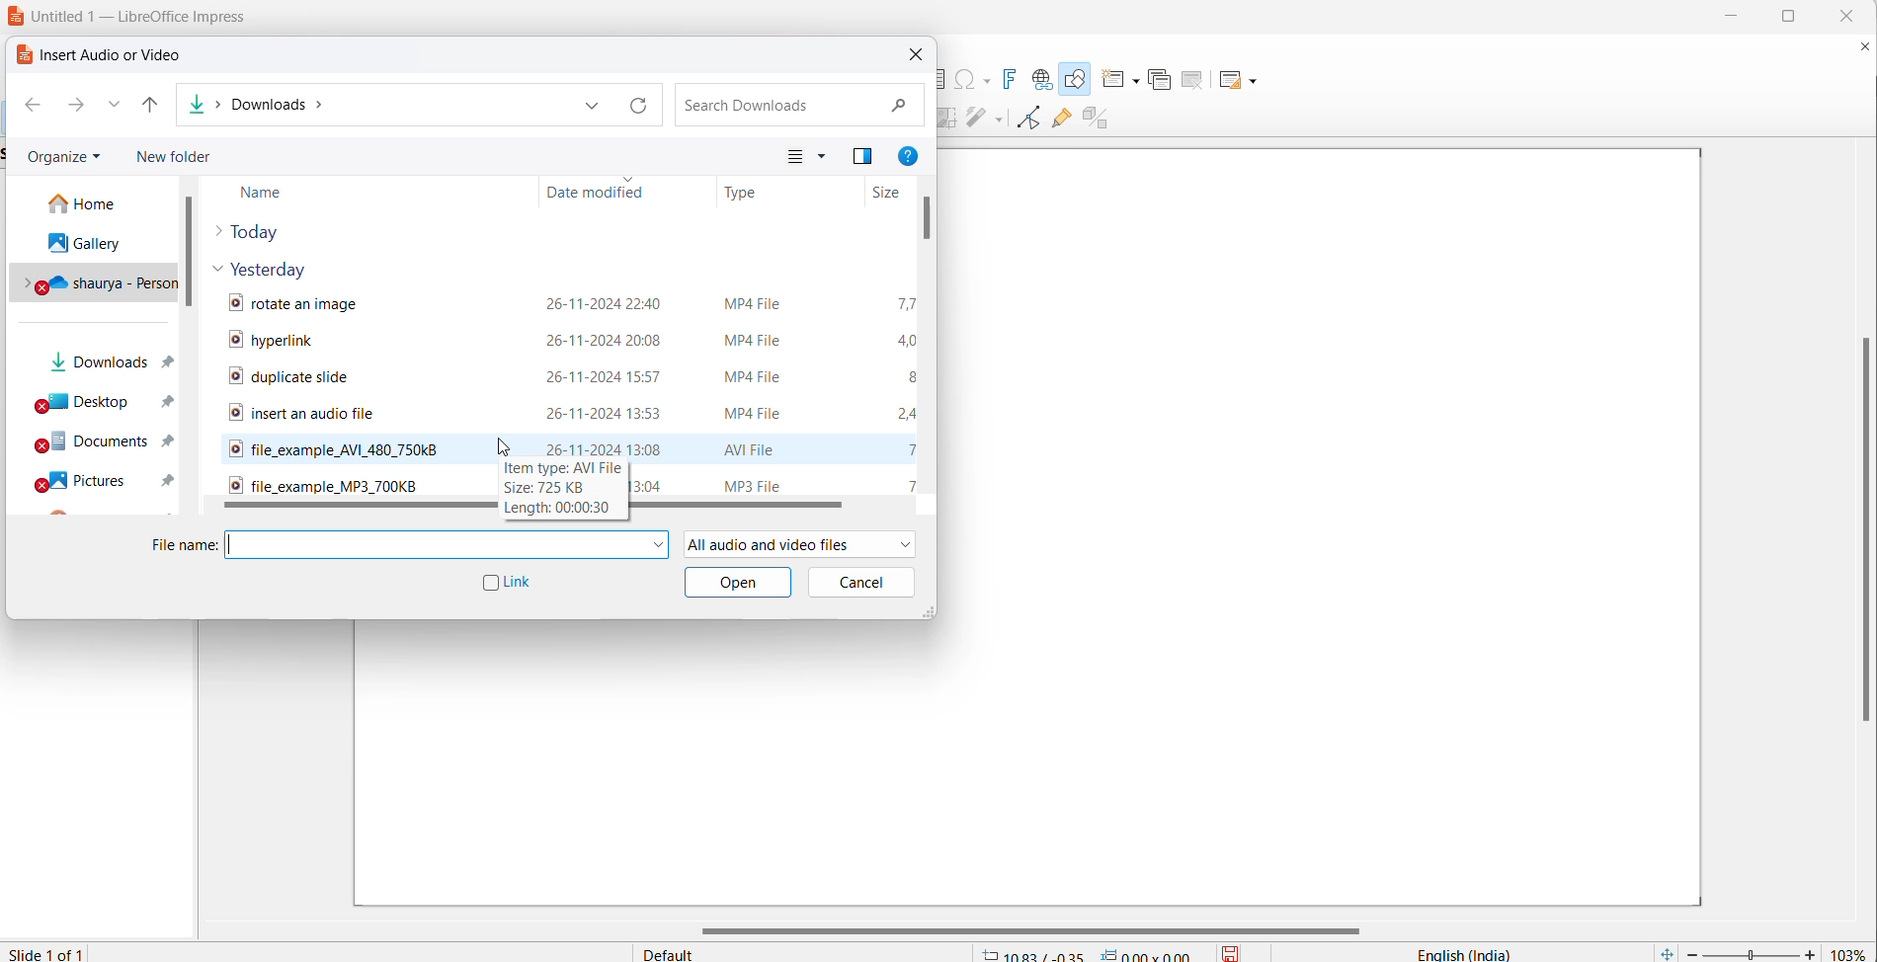 This screenshot has height=962, width=1877. Describe the element at coordinates (860, 583) in the screenshot. I see `cancel button` at that location.